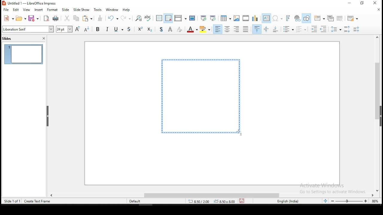  What do you see at coordinates (26, 10) in the screenshot?
I see `view` at bounding box center [26, 10].